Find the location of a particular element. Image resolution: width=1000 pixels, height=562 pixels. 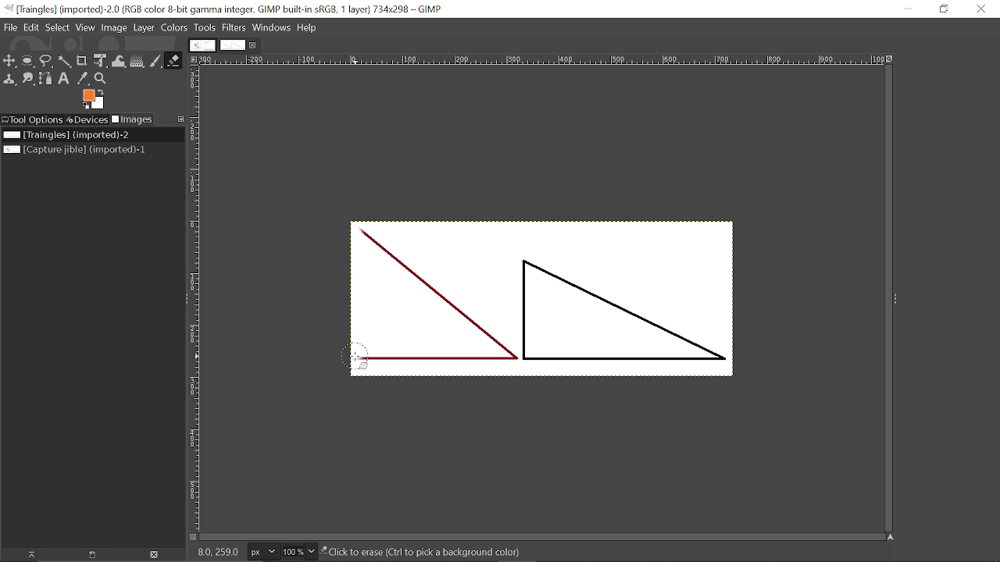

Windows is located at coordinates (271, 27).